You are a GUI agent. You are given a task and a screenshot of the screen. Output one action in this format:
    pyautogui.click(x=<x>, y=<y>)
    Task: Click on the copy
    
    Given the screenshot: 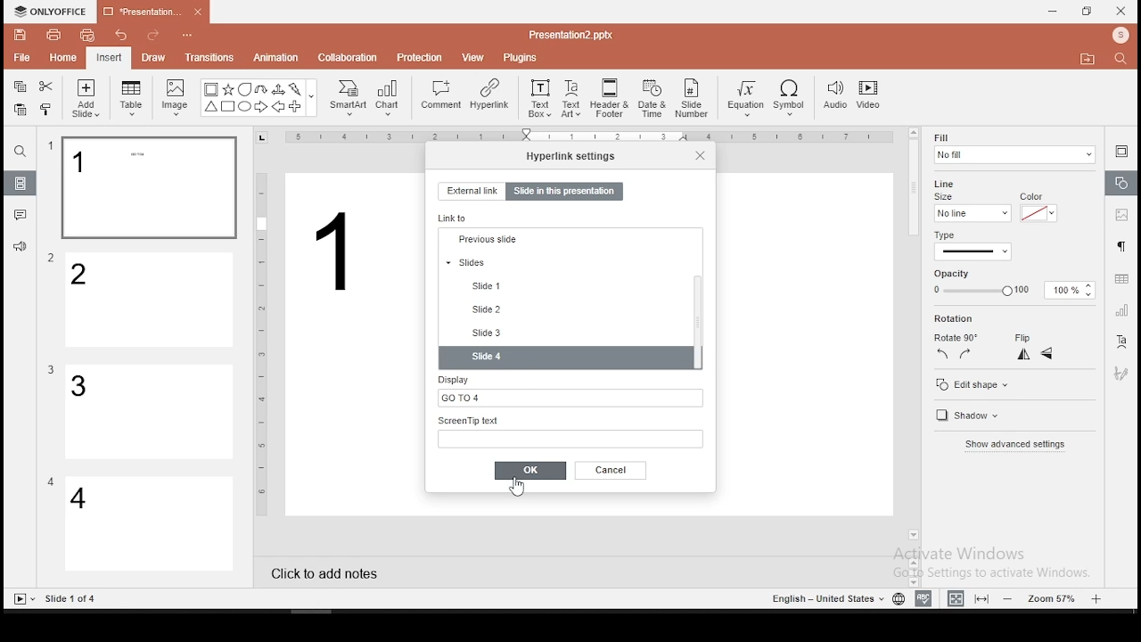 What is the action you would take?
    pyautogui.click(x=20, y=86)
    